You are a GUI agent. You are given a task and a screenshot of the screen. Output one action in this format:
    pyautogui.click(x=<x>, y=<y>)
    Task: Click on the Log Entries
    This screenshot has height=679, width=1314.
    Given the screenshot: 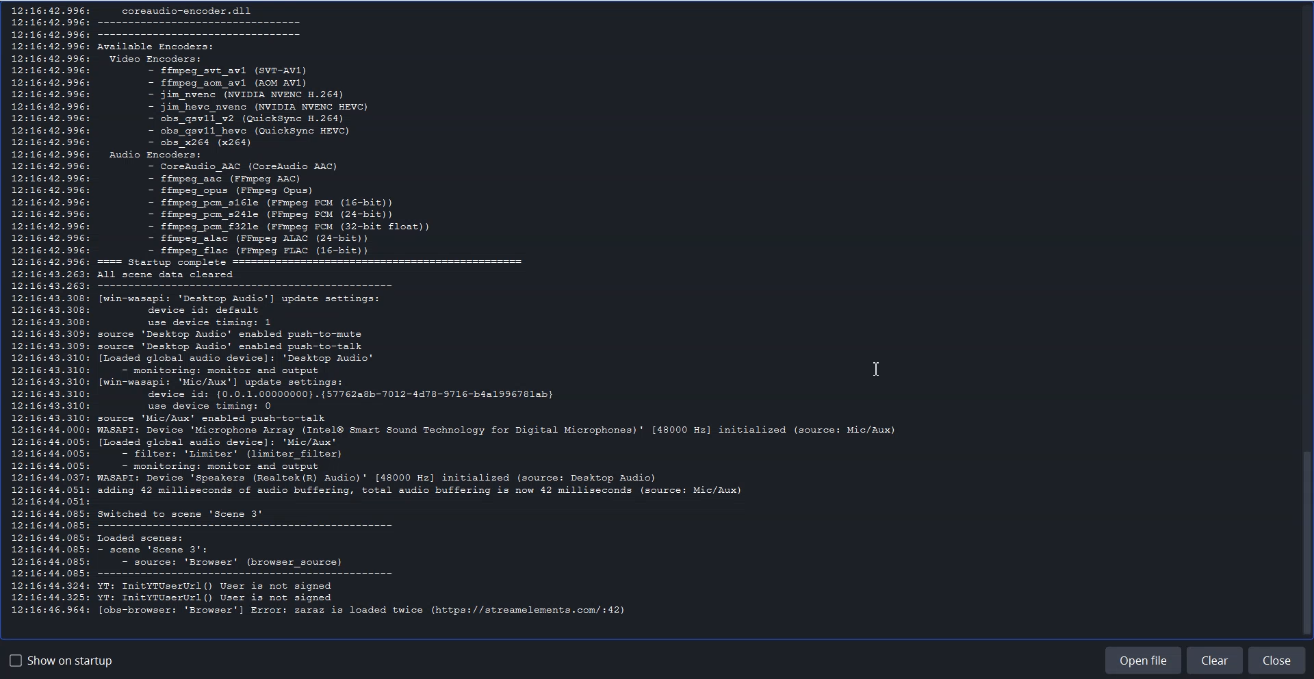 What is the action you would take?
    pyautogui.click(x=506, y=316)
    